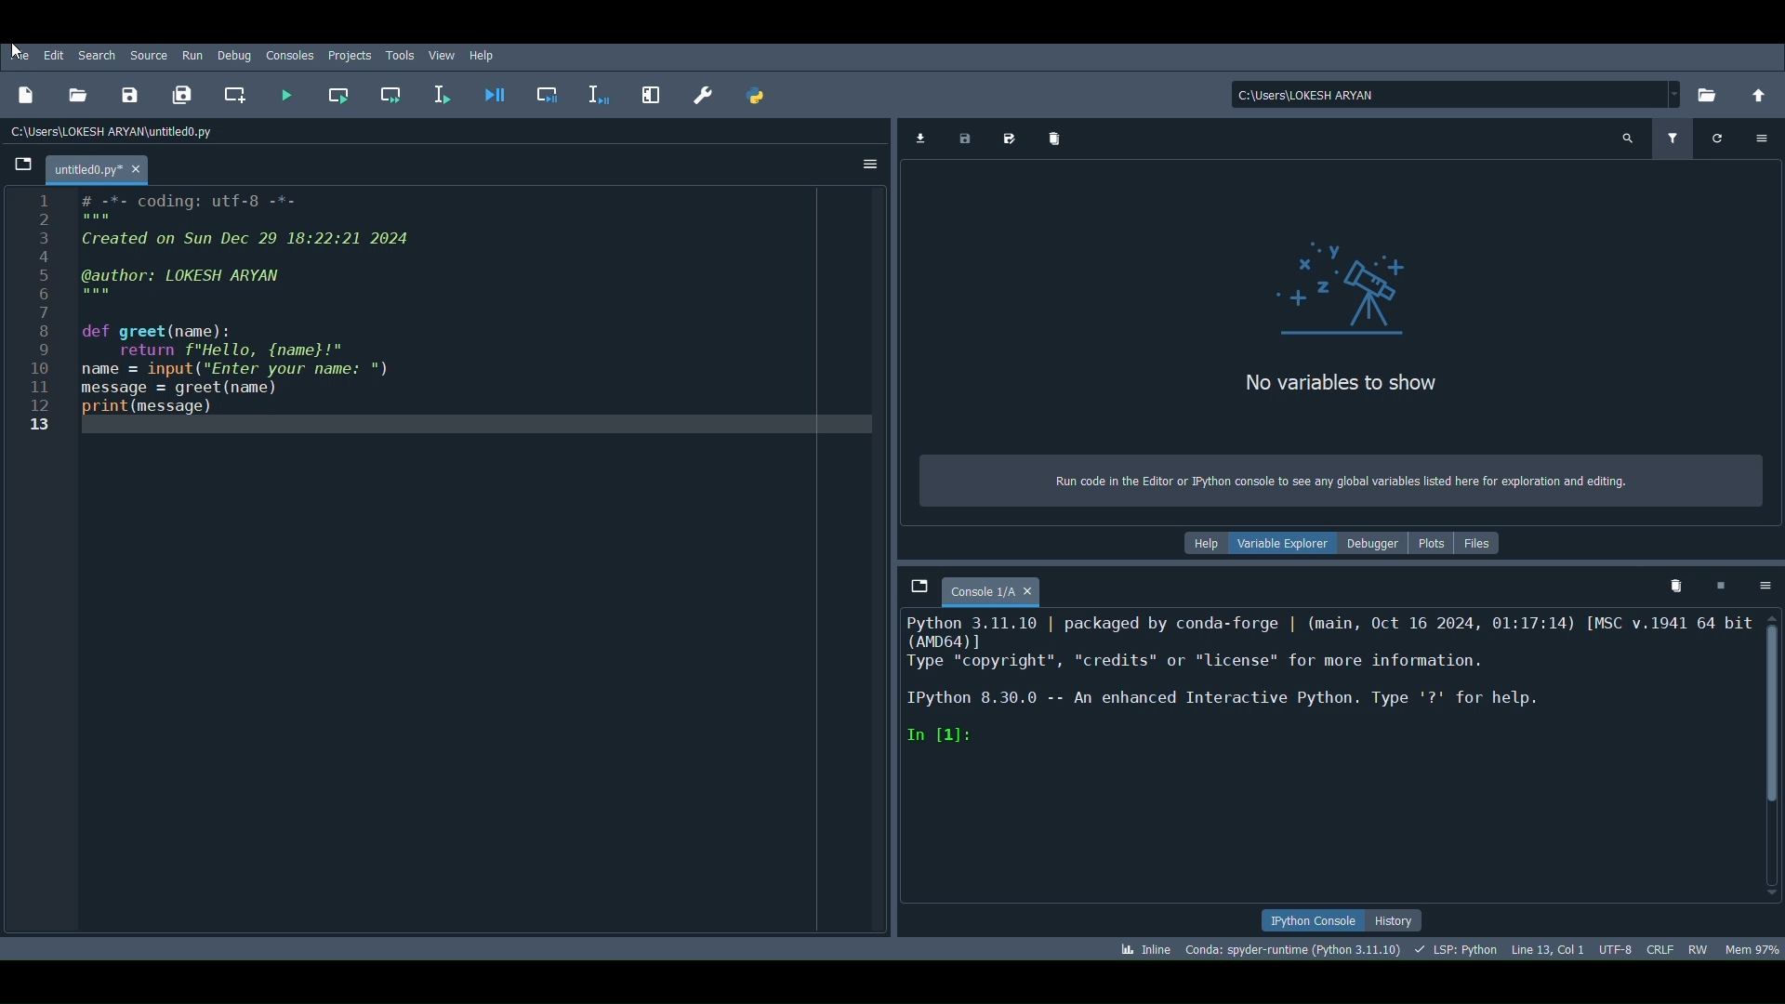  I want to click on Run, so click(191, 53).